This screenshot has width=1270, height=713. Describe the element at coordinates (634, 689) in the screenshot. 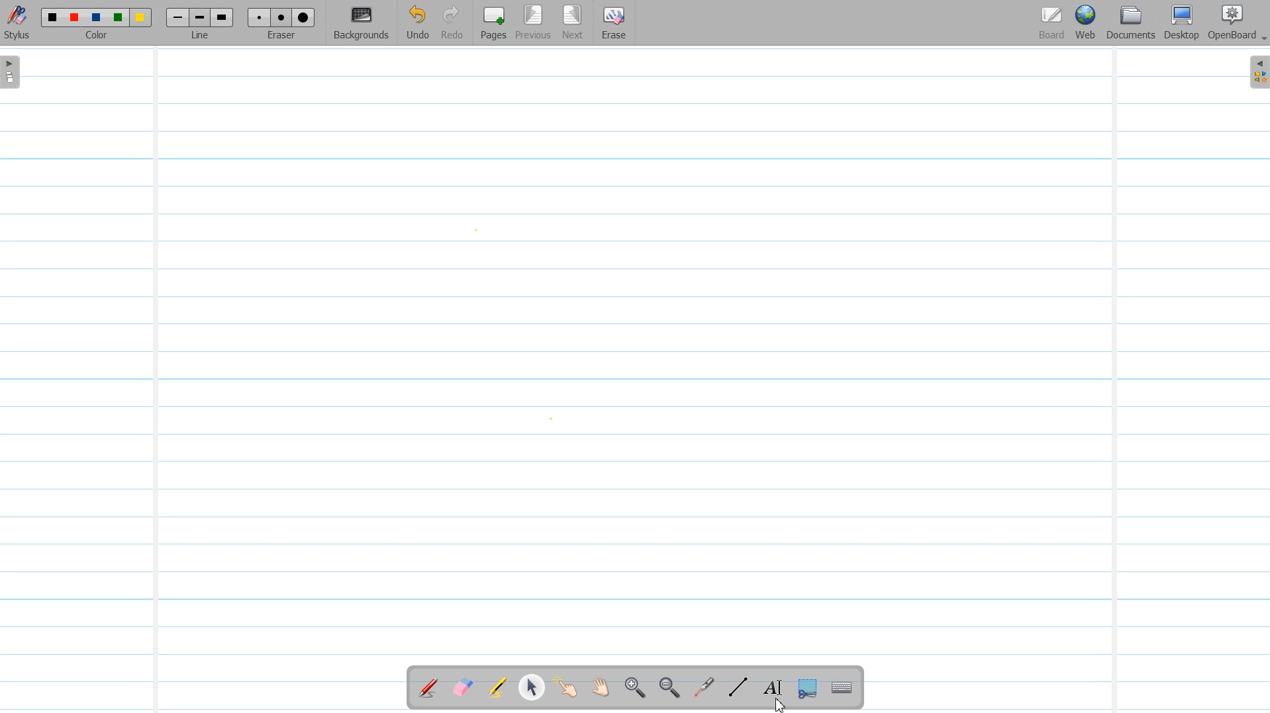

I see `Zoom In` at that location.